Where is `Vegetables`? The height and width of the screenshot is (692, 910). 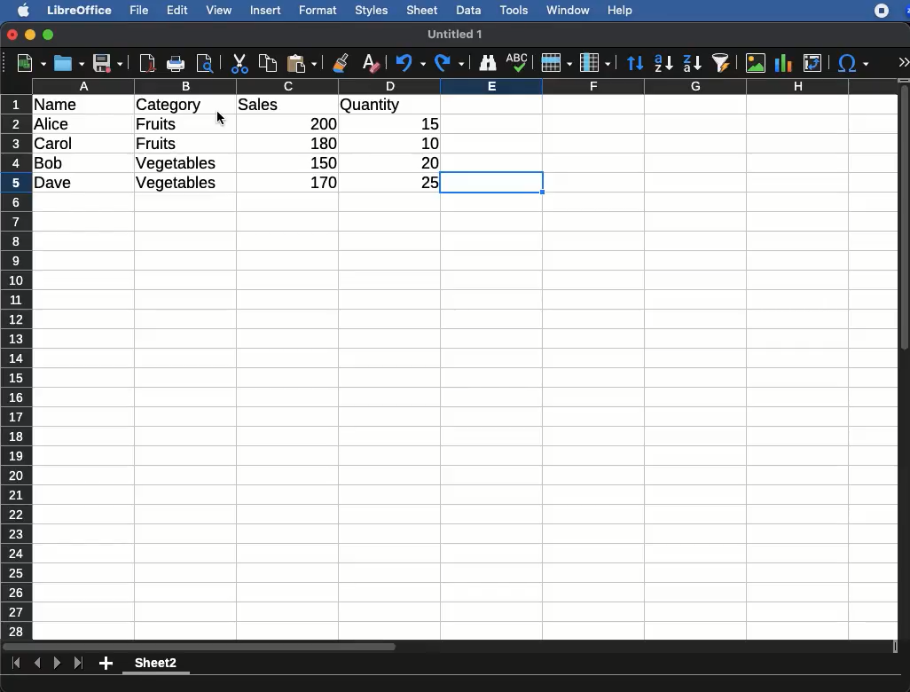 Vegetables is located at coordinates (177, 164).